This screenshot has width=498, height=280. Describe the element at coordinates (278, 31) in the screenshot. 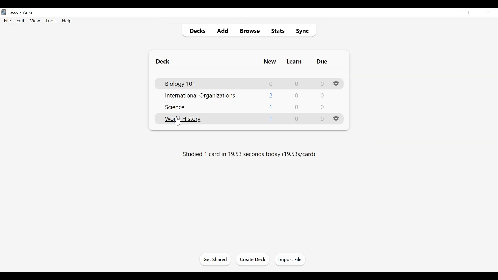

I see `Stats` at that location.